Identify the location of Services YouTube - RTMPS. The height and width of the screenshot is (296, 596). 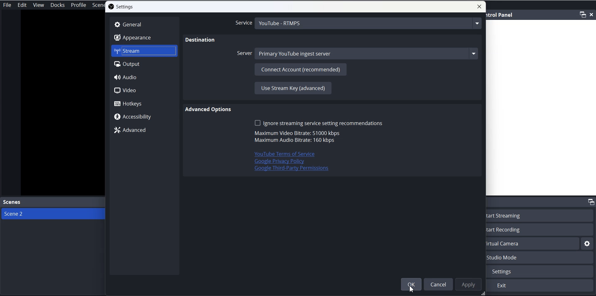
(358, 24).